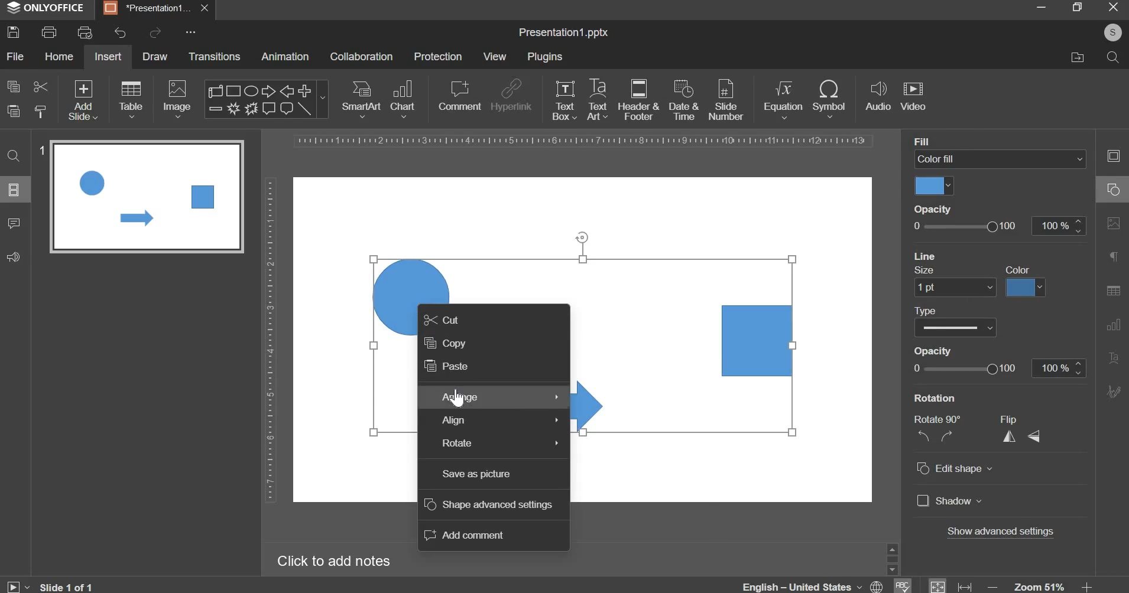  I want to click on cut, so click(441, 319).